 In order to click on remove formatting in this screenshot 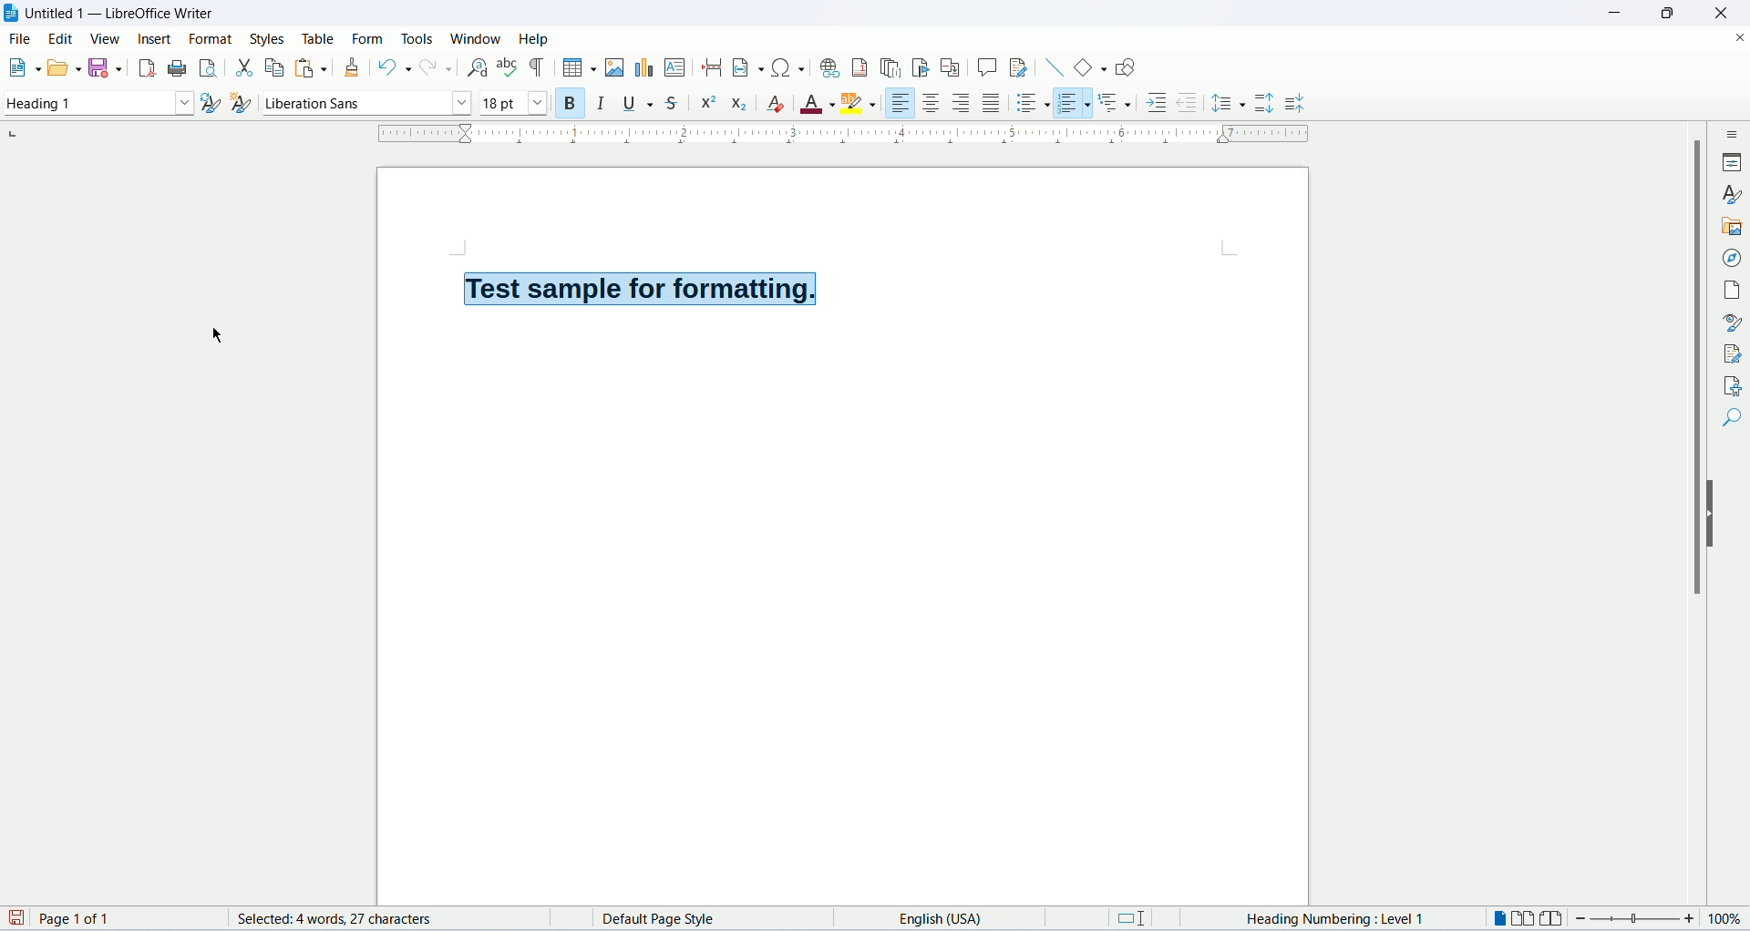, I will do `click(780, 105)`.